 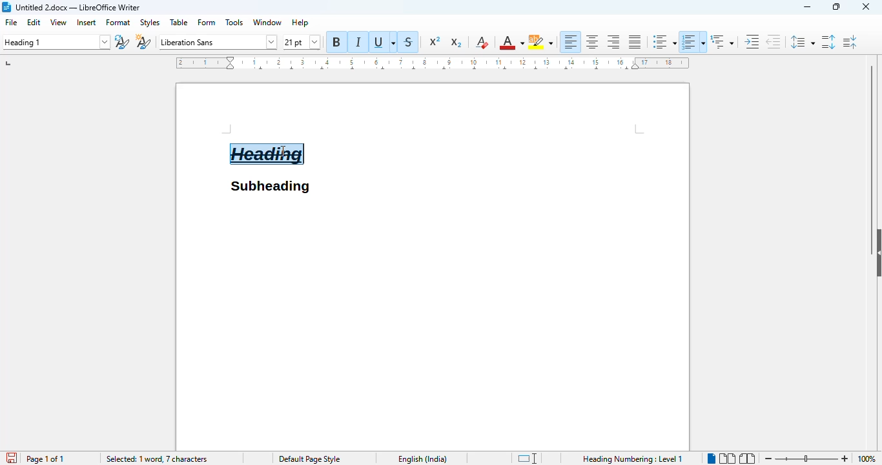 What do you see at coordinates (752, 41) in the screenshot?
I see `increase indent` at bounding box center [752, 41].